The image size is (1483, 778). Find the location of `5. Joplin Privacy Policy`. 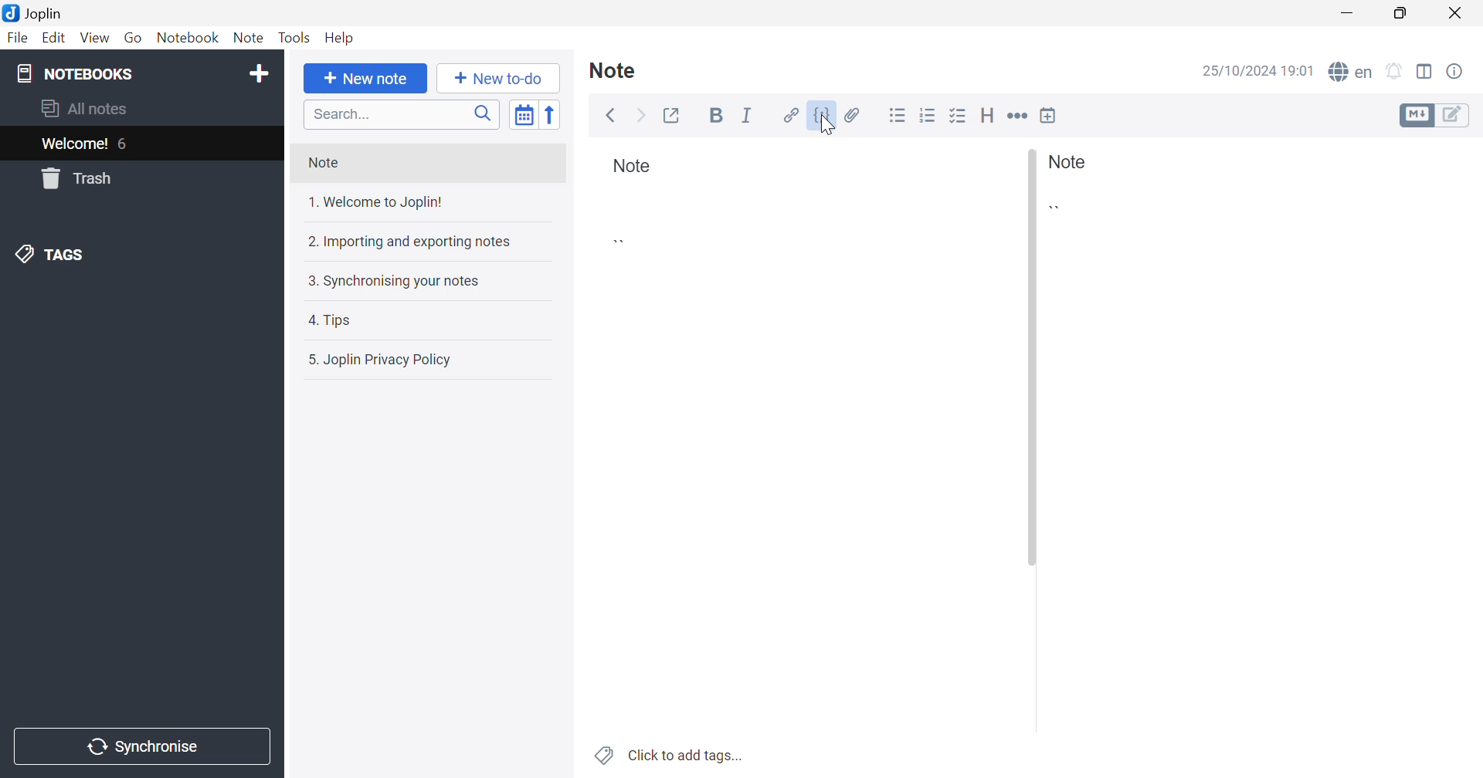

5. Joplin Privacy Policy is located at coordinates (378, 360).